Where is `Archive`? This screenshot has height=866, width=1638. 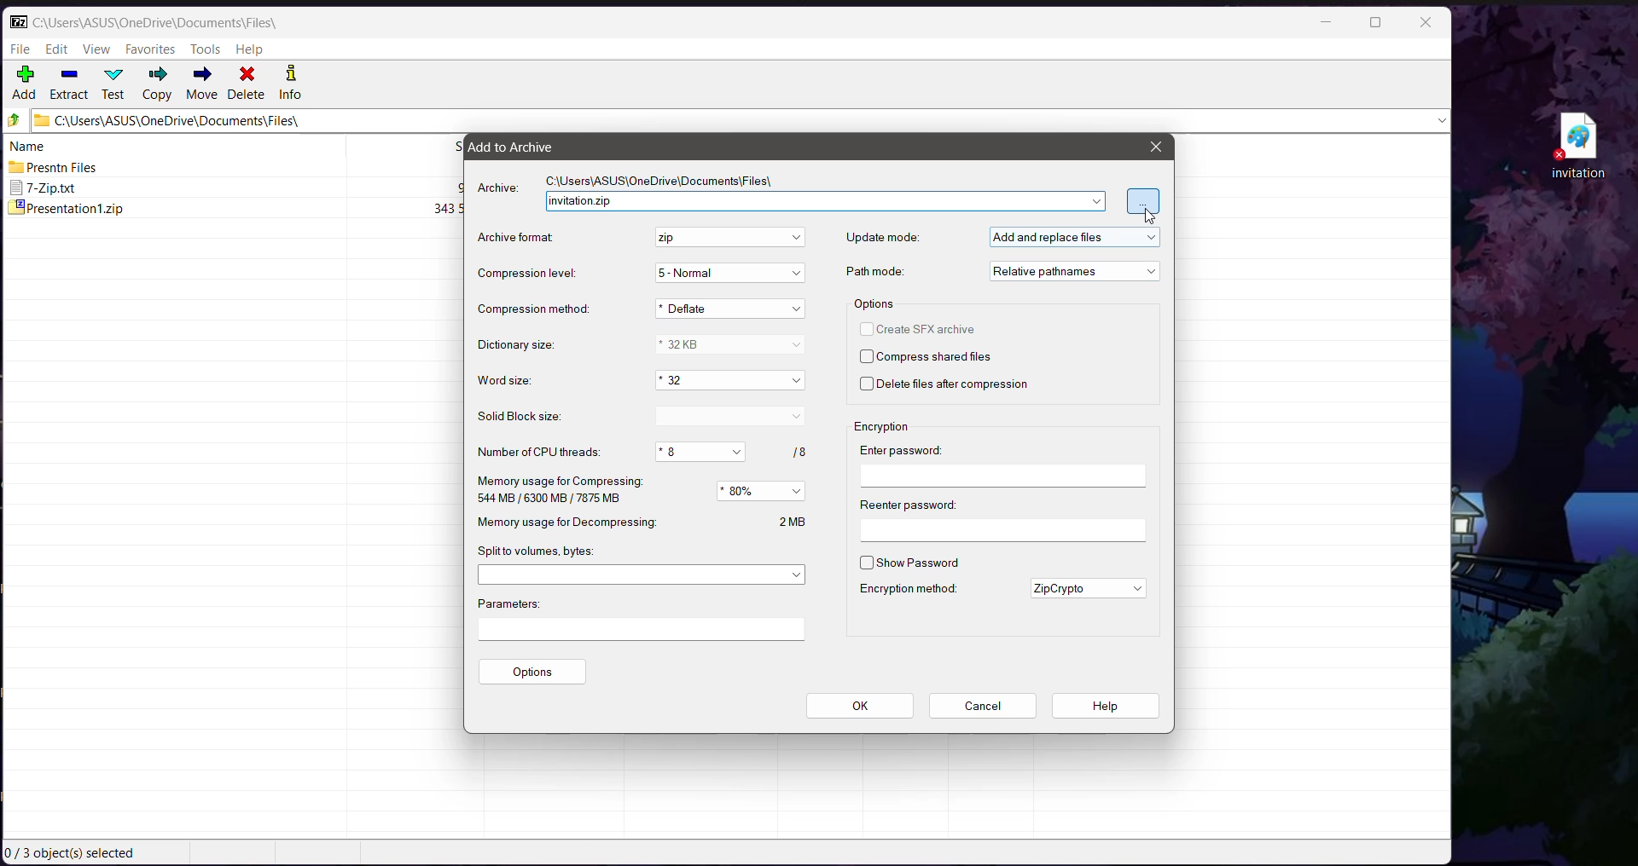 Archive is located at coordinates (498, 188).